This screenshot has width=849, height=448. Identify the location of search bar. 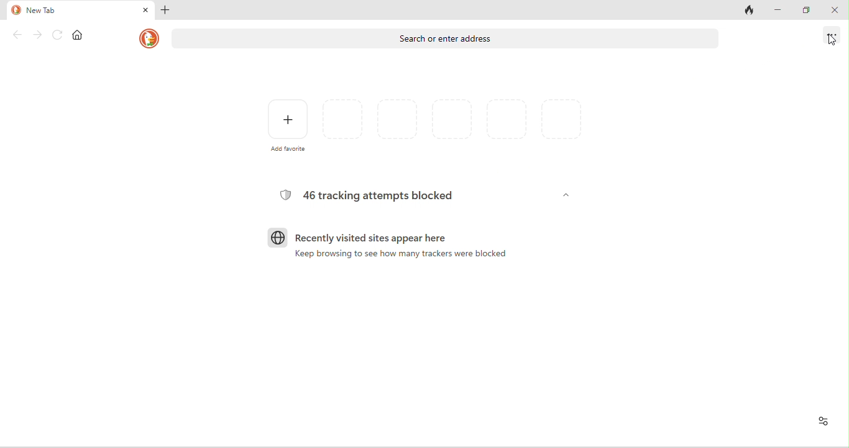
(449, 37).